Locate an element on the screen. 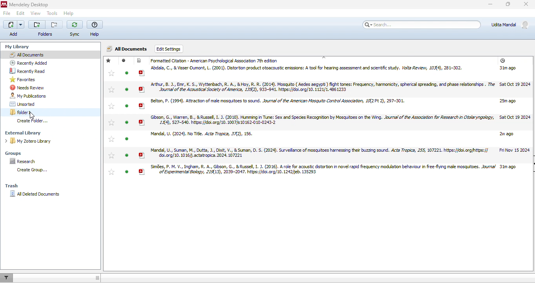  external library is located at coordinates (35, 133).